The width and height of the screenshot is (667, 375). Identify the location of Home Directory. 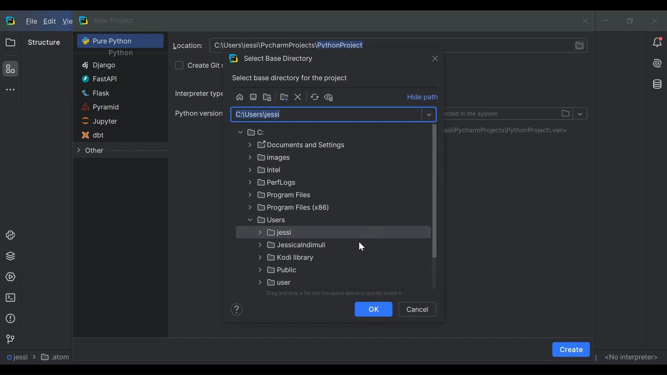
(239, 97).